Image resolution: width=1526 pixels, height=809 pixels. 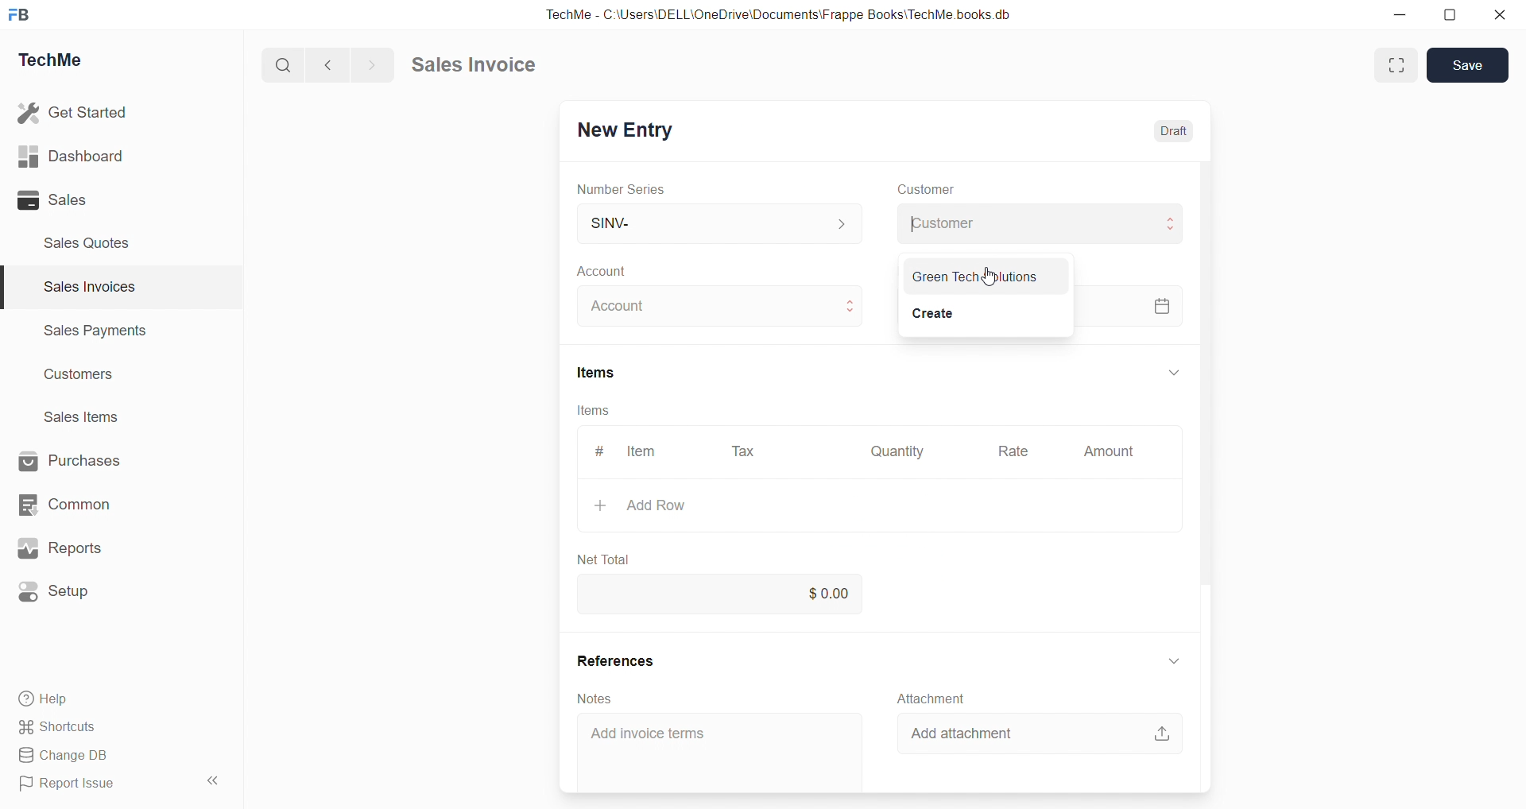 I want to click on resize, so click(x=1450, y=16).